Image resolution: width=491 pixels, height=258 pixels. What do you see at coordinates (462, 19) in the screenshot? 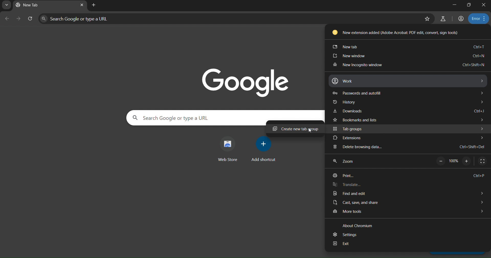
I see `accounts` at bounding box center [462, 19].